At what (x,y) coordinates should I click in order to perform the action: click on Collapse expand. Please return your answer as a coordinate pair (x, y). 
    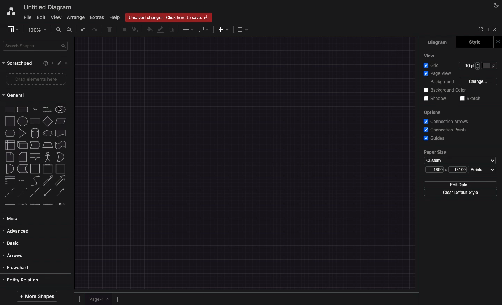
    Looking at the image, I should click on (497, 31).